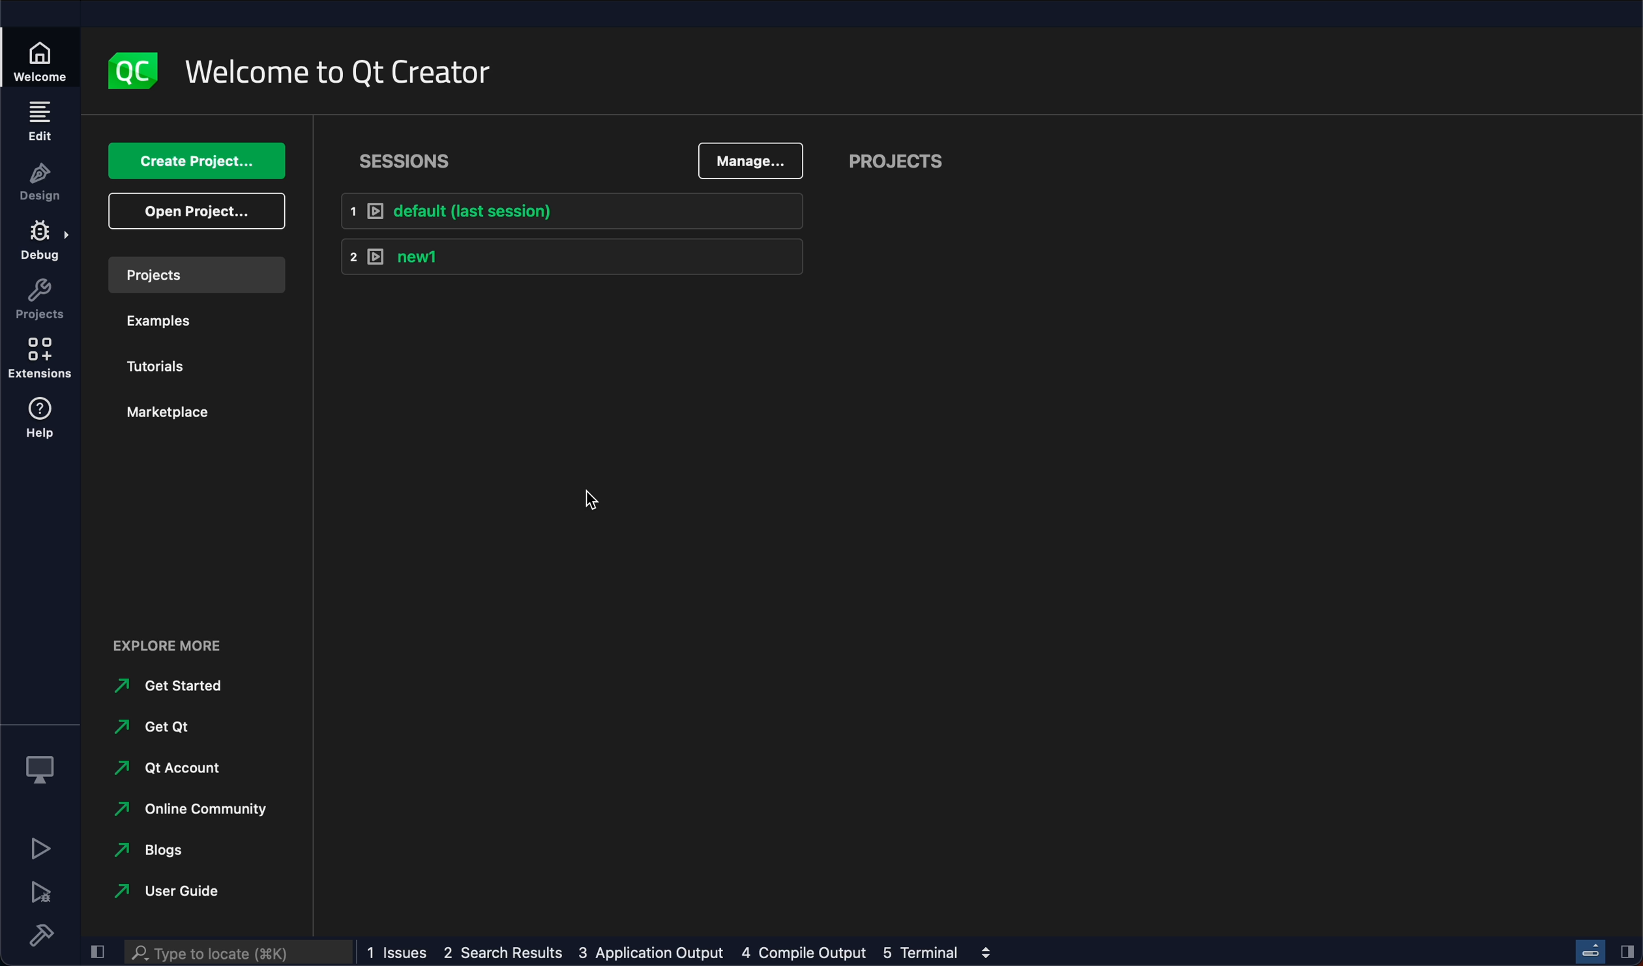  What do you see at coordinates (564, 214) in the screenshot?
I see `default` at bounding box center [564, 214].